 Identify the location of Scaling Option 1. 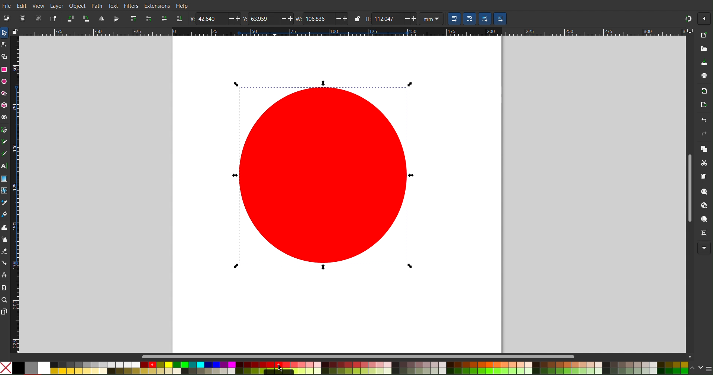
(454, 19).